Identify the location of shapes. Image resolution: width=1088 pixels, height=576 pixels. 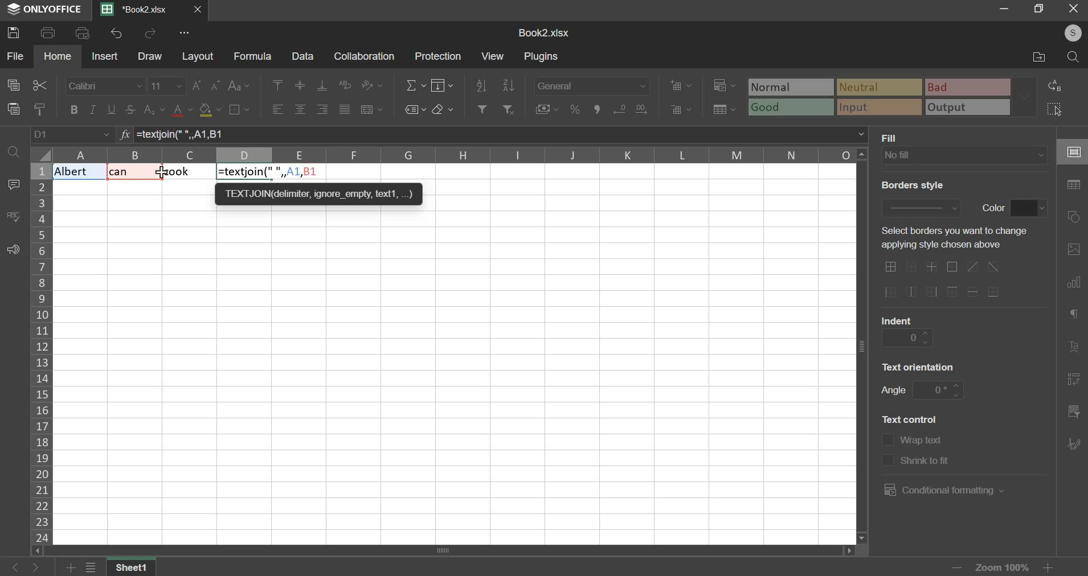
(1075, 217).